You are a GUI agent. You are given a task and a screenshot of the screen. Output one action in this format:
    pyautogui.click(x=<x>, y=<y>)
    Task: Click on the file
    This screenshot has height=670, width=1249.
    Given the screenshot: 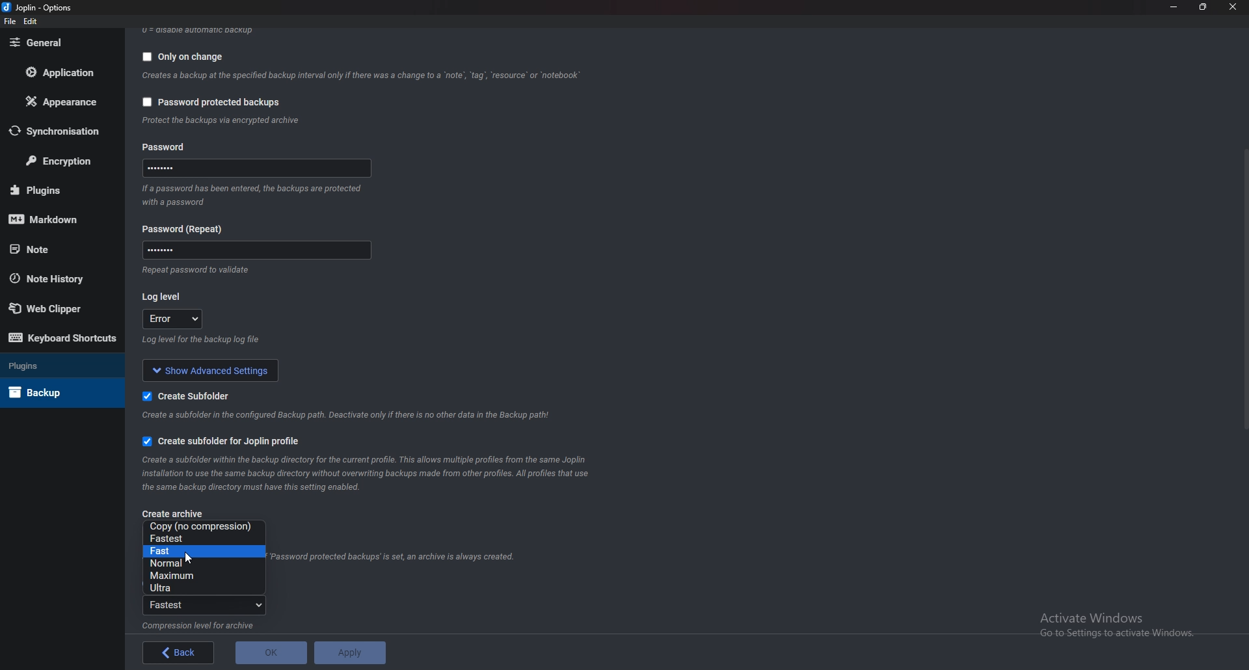 What is the action you would take?
    pyautogui.click(x=10, y=21)
    